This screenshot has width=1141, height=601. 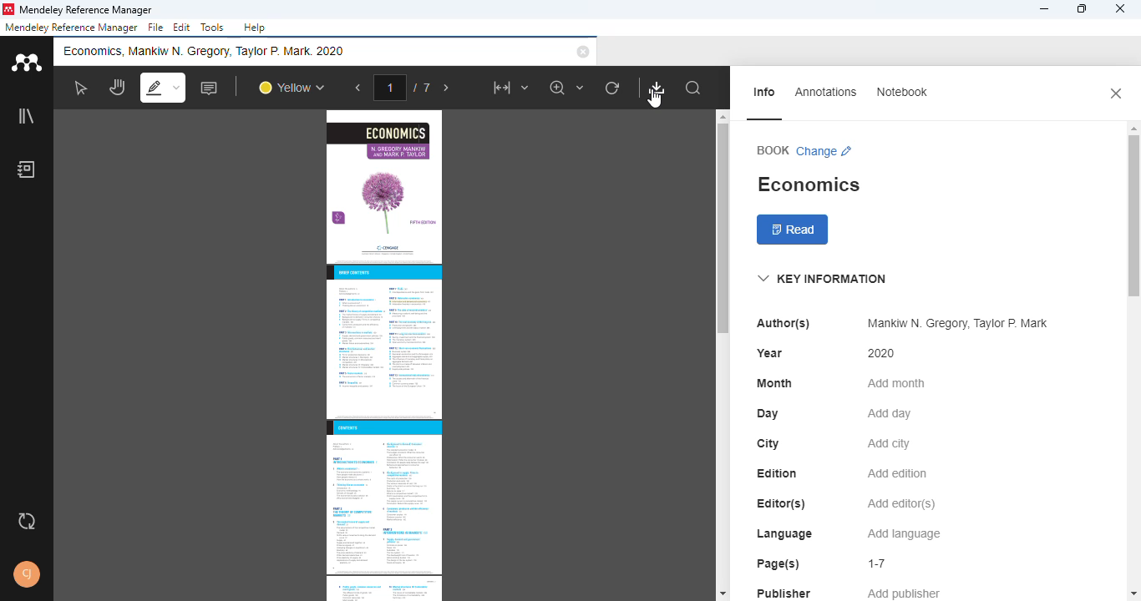 I want to click on sync, so click(x=27, y=523).